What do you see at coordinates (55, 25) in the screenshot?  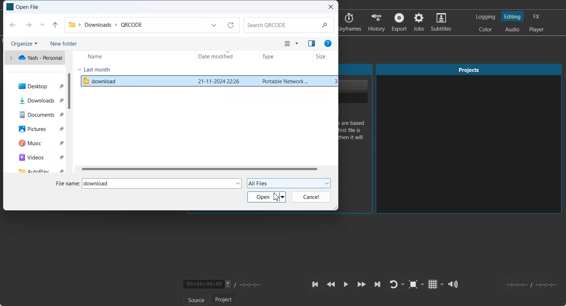 I see `Up to ` at bounding box center [55, 25].